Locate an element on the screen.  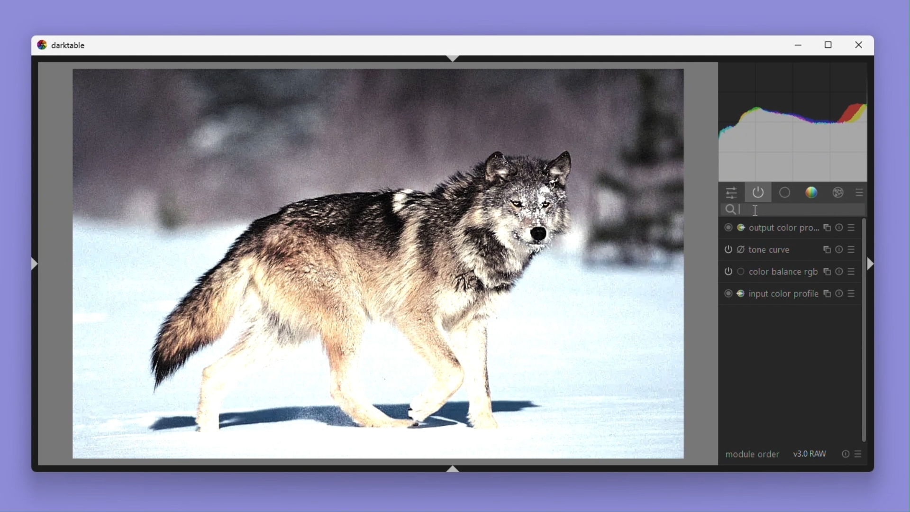
Quick Access is located at coordinates (731, 193).